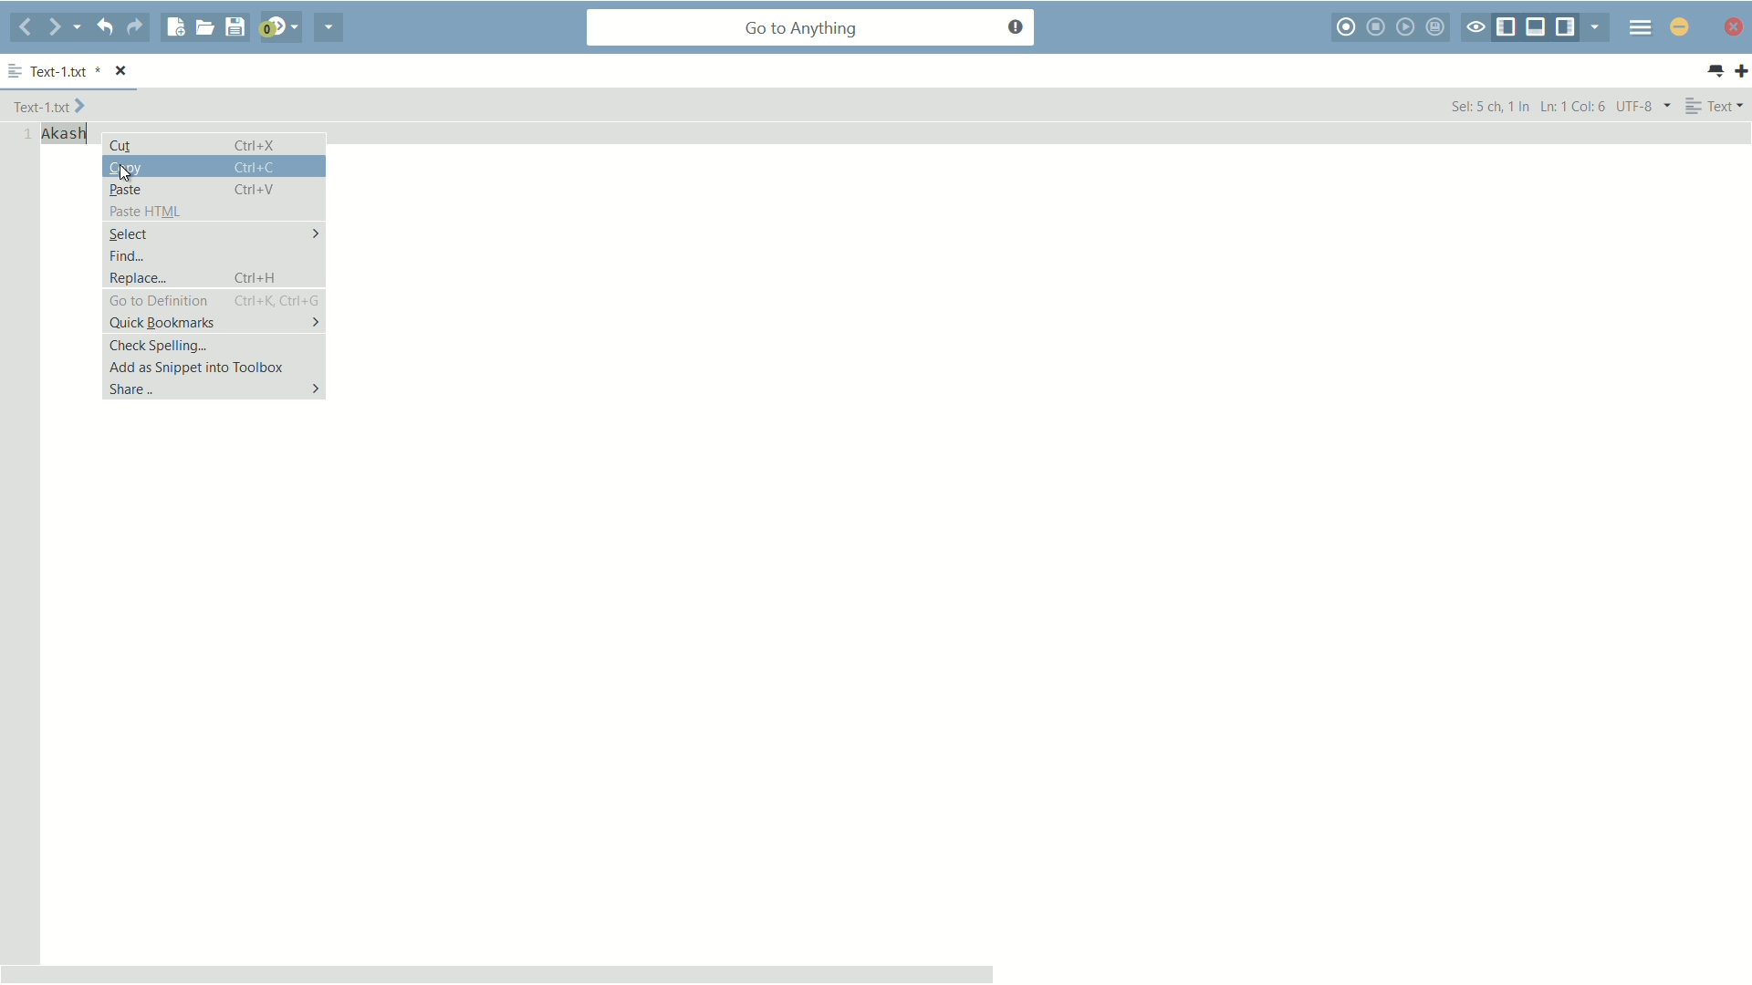  Describe the element at coordinates (278, 27) in the screenshot. I see `jump to next syntax checking result` at that location.